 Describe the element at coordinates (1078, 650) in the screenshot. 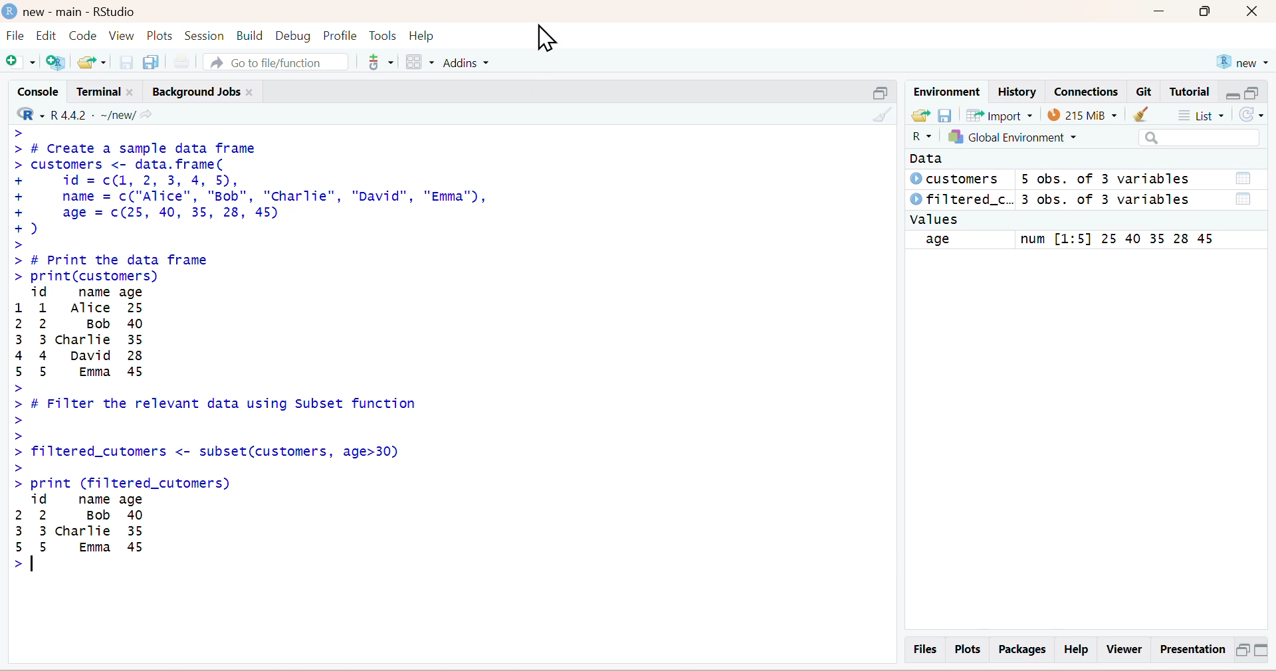

I see `Help` at that location.